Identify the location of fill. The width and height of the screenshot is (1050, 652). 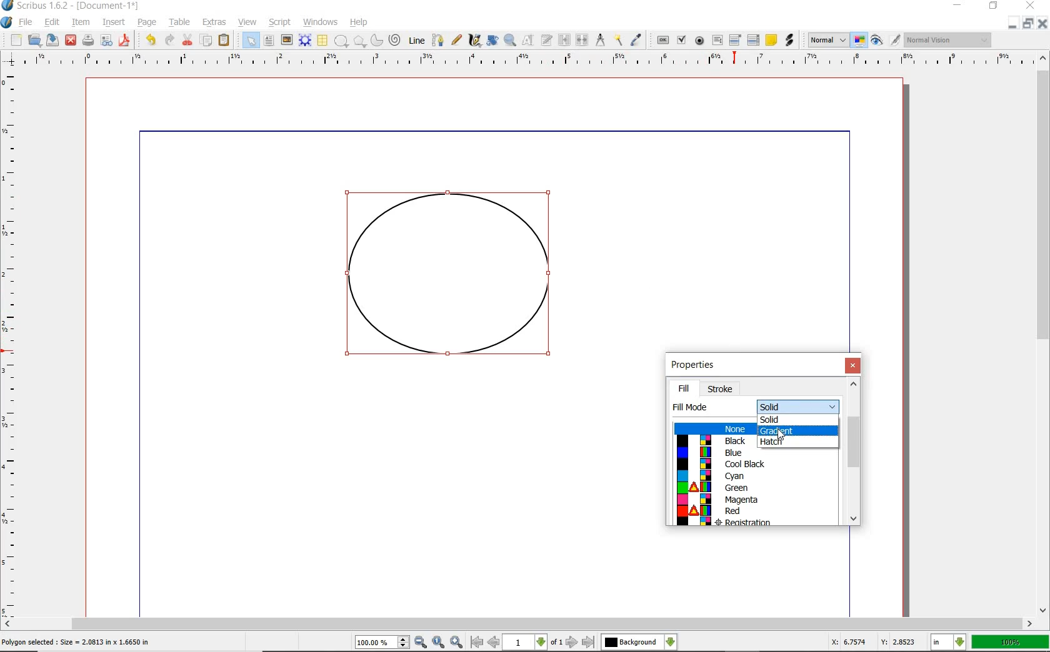
(684, 388).